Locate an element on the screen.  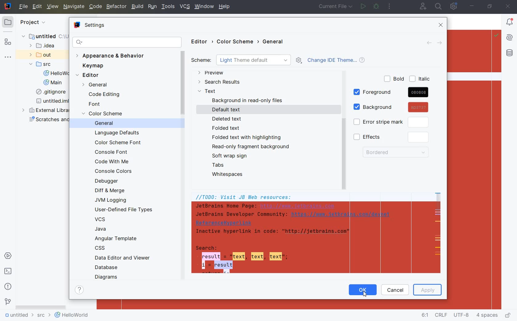
BACK is located at coordinates (427, 43).